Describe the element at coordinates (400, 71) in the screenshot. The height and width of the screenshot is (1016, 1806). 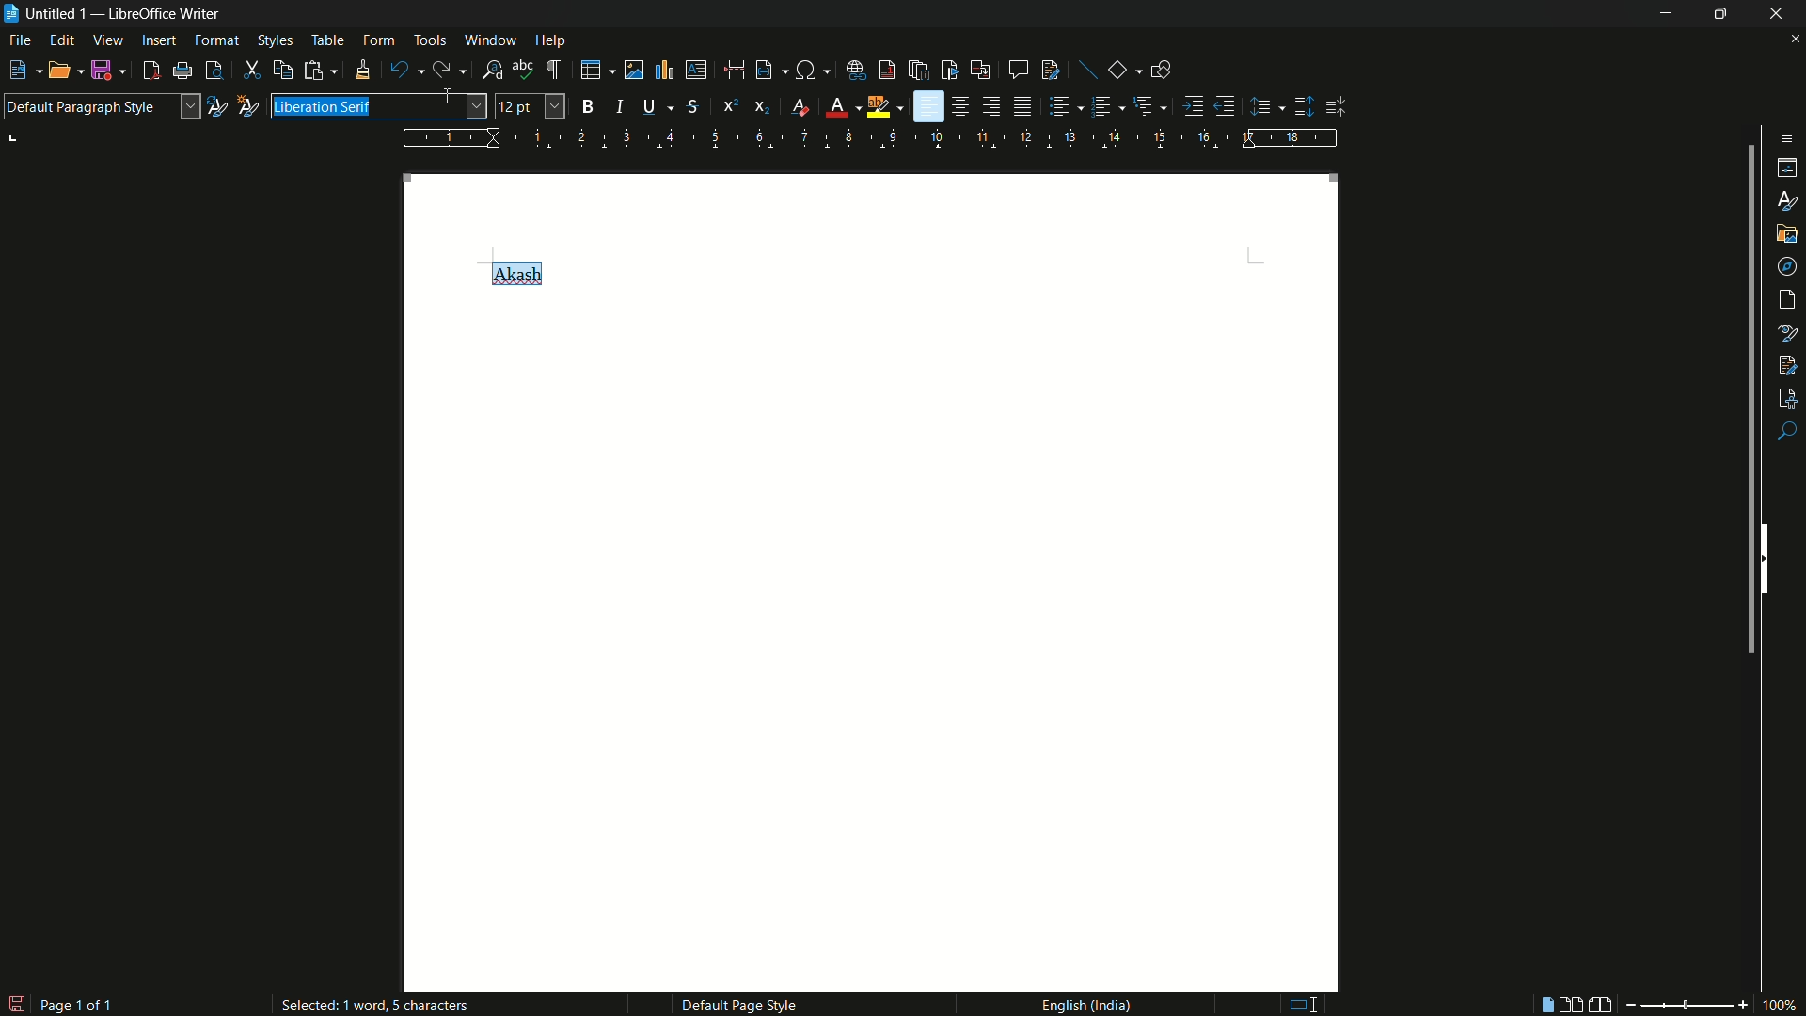
I see `undo` at that location.